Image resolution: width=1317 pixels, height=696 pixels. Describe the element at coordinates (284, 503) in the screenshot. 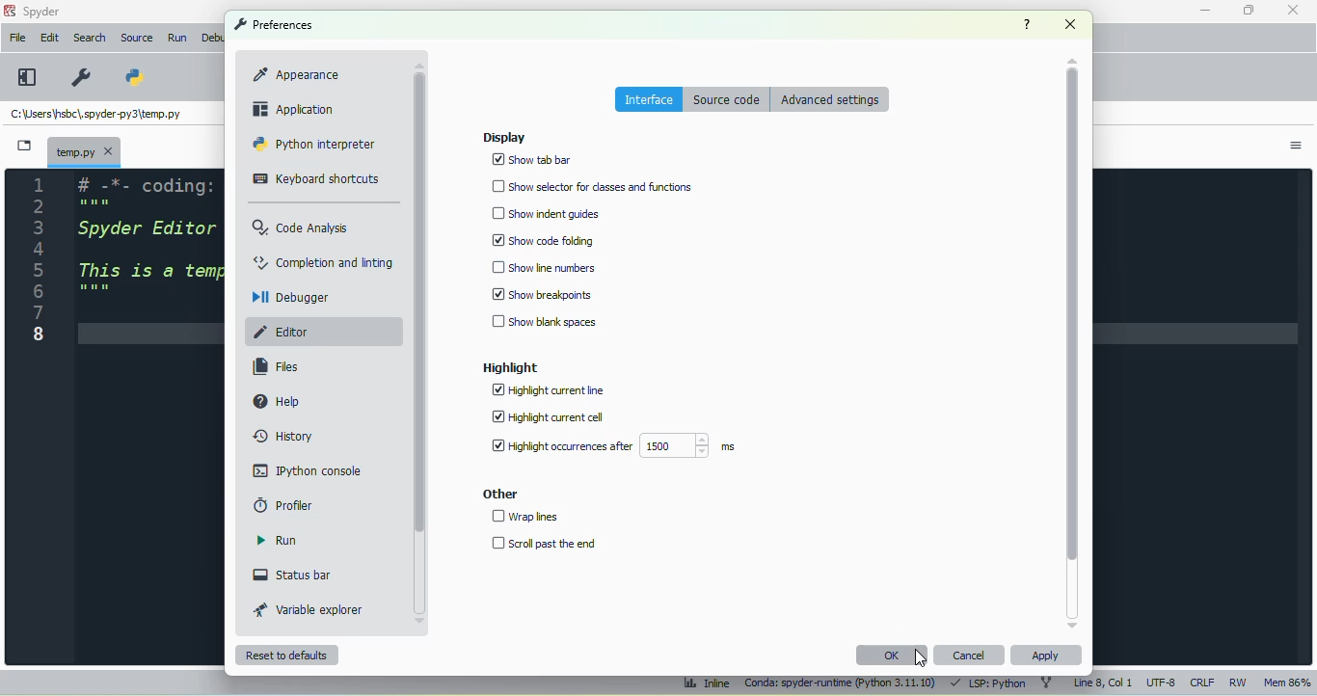

I see `profiler` at that location.